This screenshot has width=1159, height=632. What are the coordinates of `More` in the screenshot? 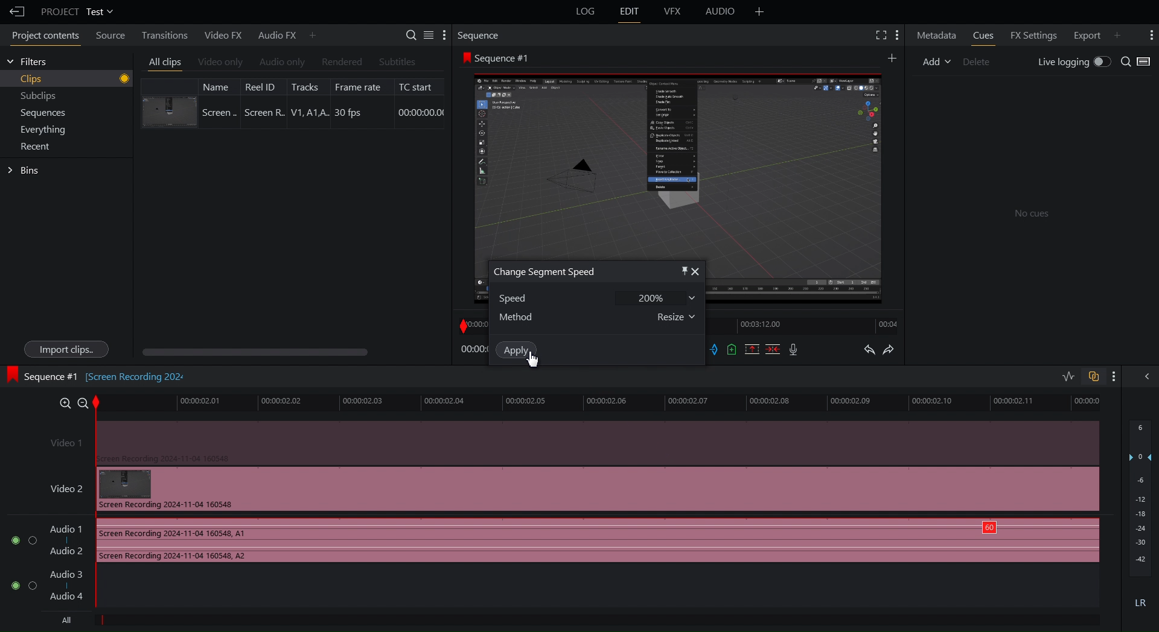 It's located at (898, 35).